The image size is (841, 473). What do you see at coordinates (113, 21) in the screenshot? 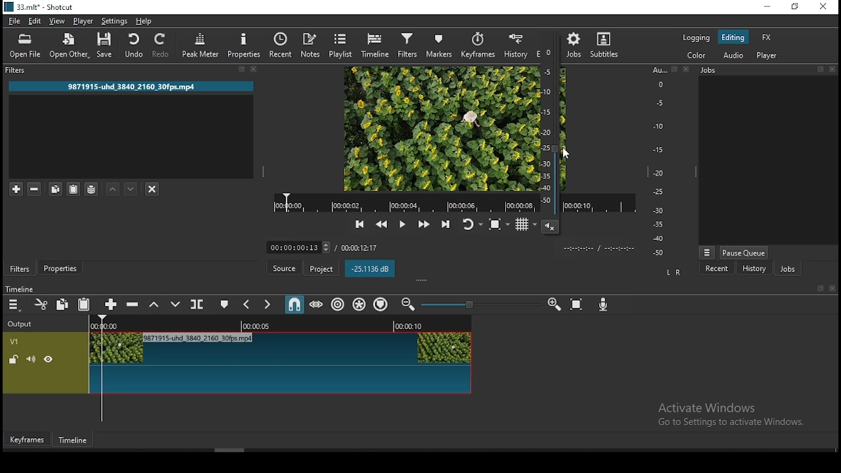
I see `settings` at bounding box center [113, 21].